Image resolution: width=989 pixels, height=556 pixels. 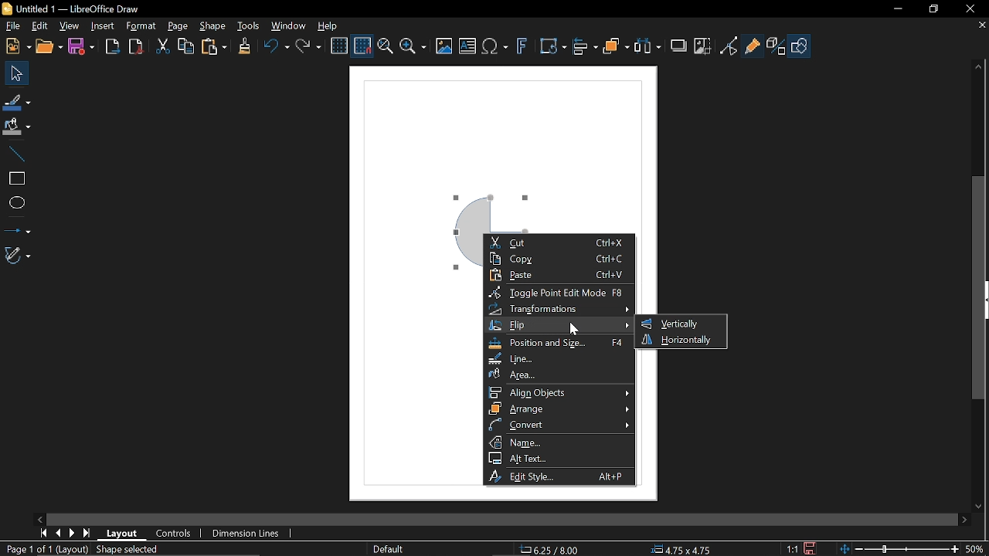 I want to click on Dimension lines, so click(x=252, y=532).